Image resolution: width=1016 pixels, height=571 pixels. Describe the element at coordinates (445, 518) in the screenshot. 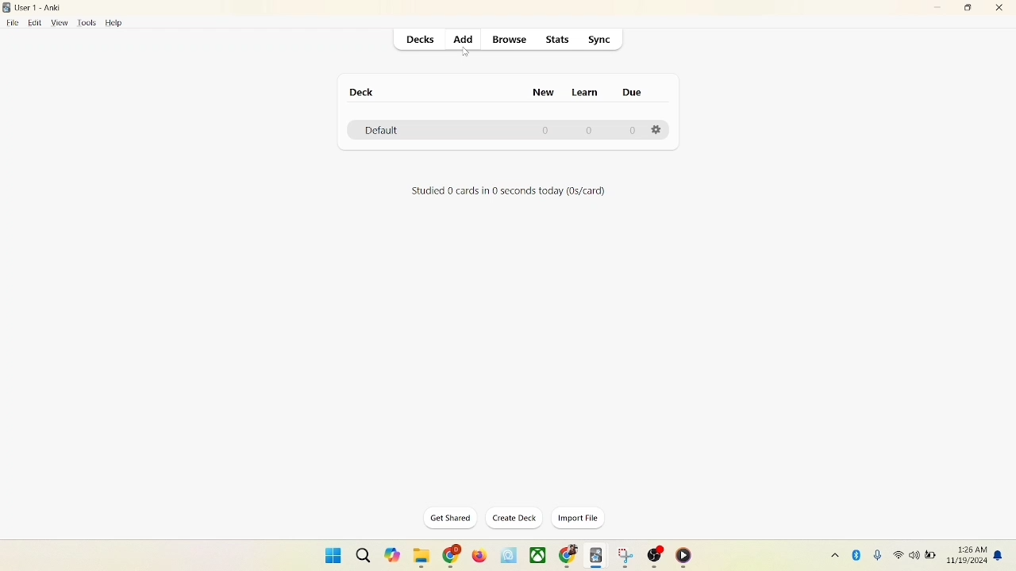

I see `get shared` at that location.